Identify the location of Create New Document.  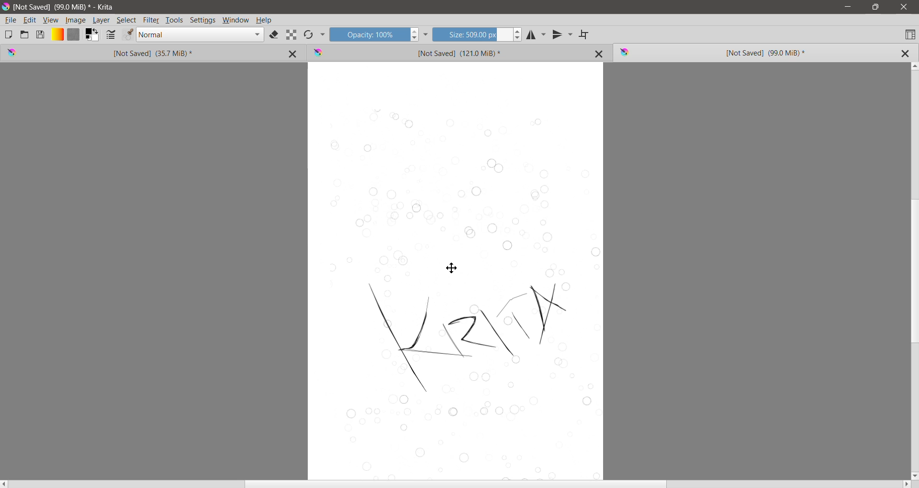
(8, 34).